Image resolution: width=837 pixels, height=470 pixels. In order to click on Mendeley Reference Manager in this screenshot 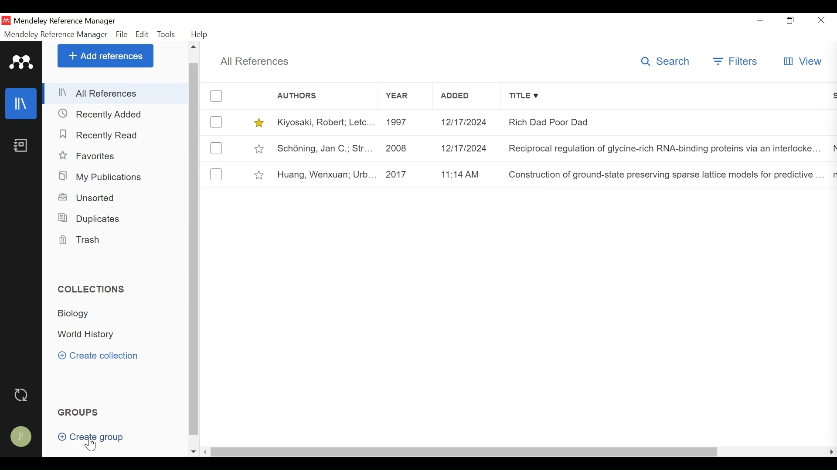, I will do `click(65, 21)`.